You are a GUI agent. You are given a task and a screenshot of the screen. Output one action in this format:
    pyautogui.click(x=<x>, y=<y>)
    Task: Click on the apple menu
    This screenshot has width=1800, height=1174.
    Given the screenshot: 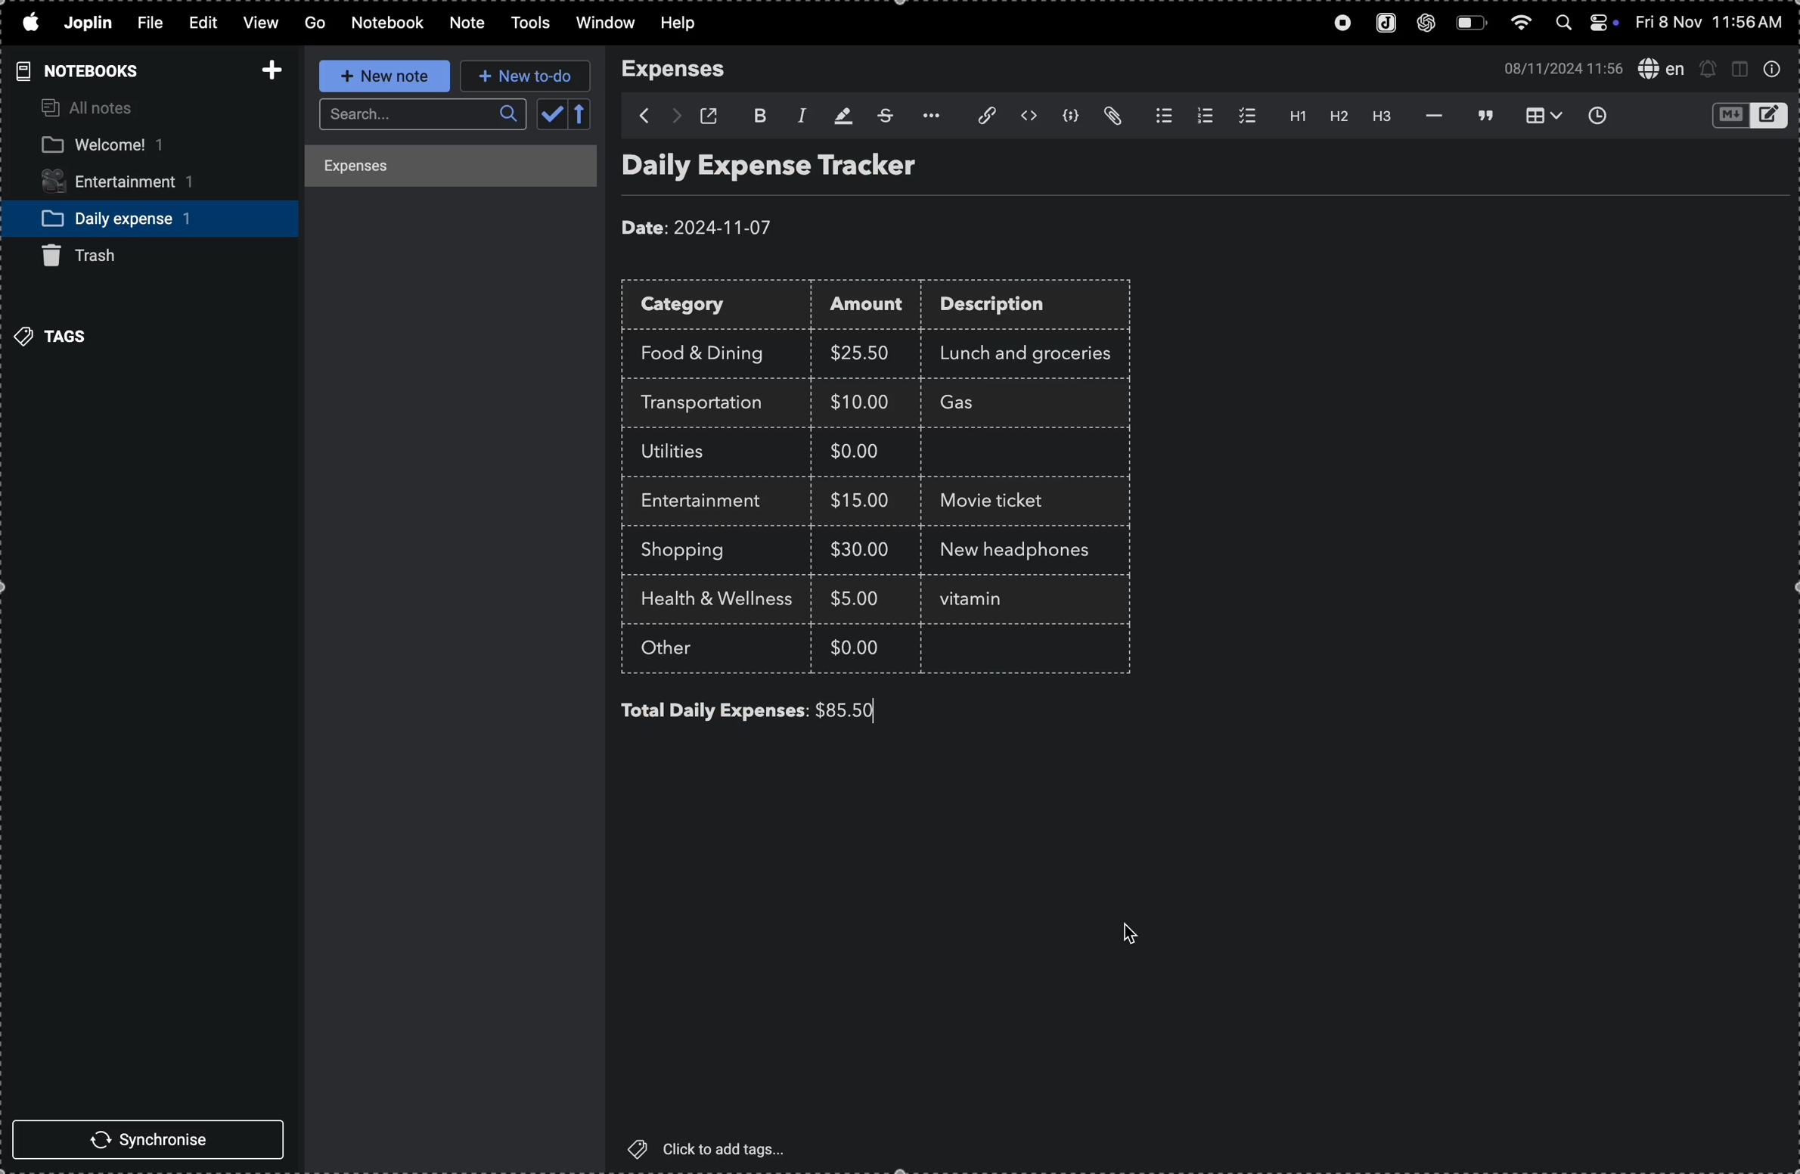 What is the action you would take?
    pyautogui.click(x=29, y=23)
    